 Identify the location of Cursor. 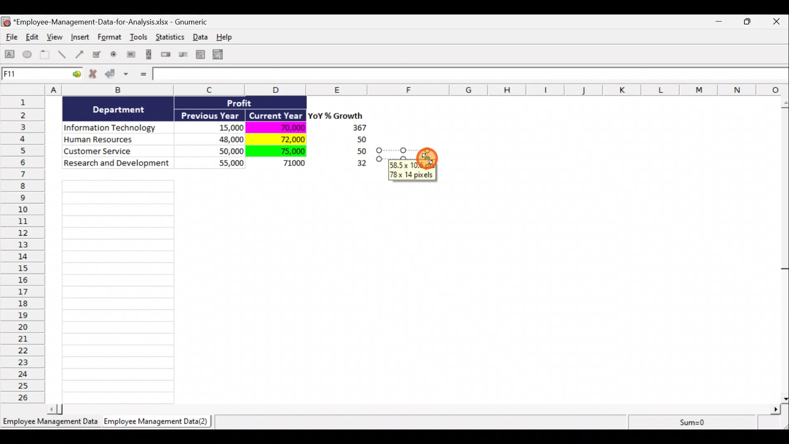
(427, 157).